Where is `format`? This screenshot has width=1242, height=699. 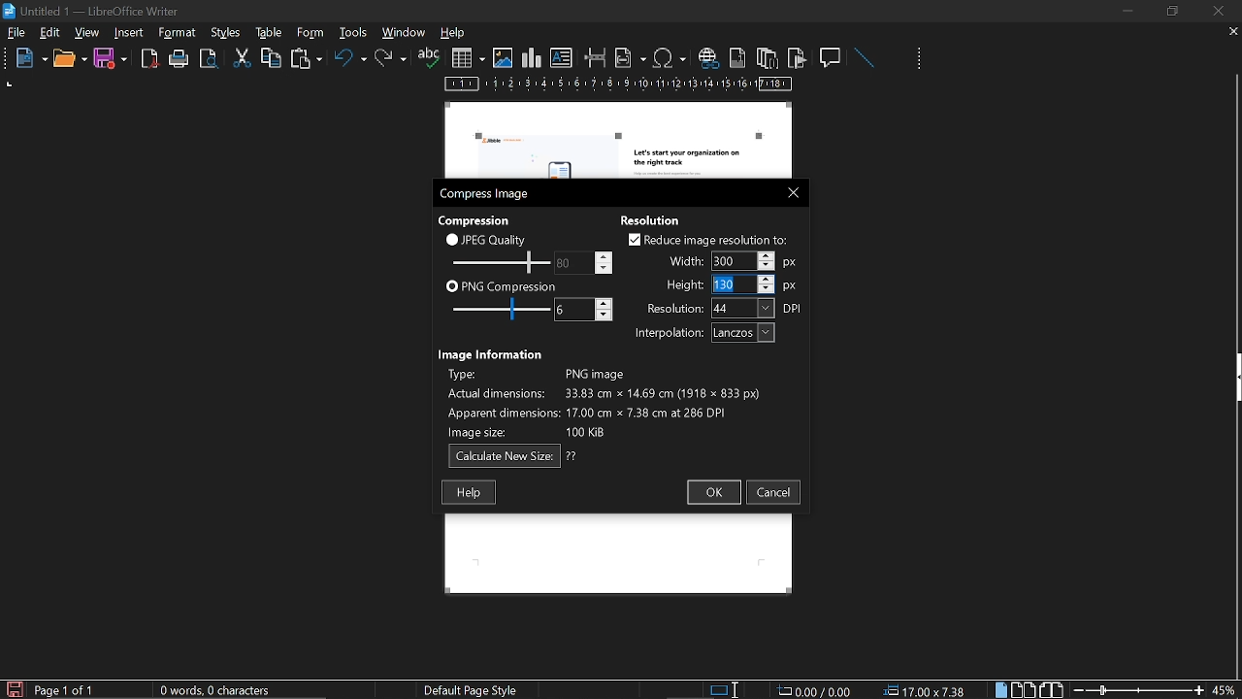 format is located at coordinates (224, 31).